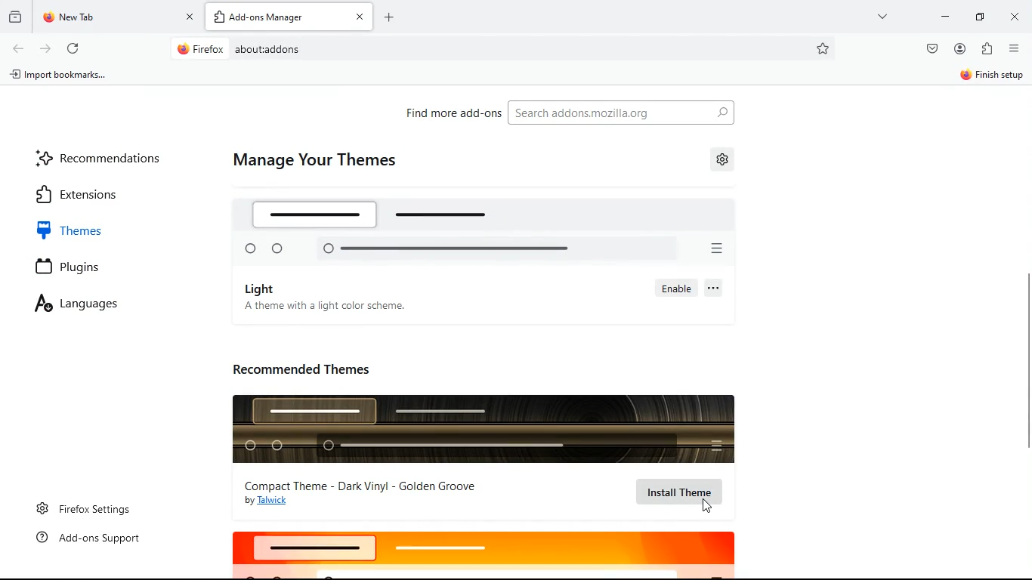  What do you see at coordinates (675, 288) in the screenshot?
I see `enable` at bounding box center [675, 288].